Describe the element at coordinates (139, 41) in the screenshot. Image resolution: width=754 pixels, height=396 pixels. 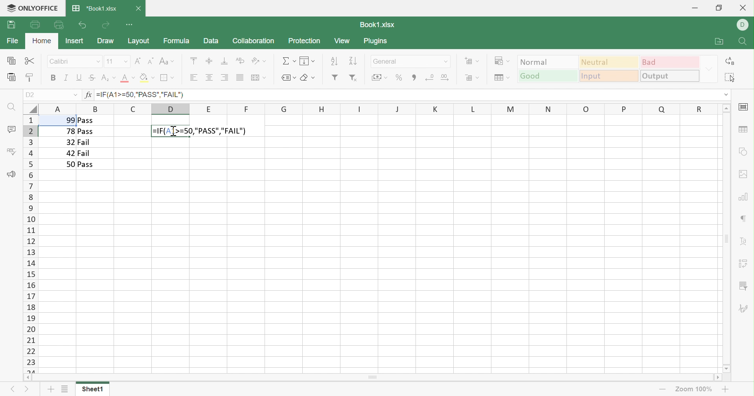
I see `Layout` at that location.